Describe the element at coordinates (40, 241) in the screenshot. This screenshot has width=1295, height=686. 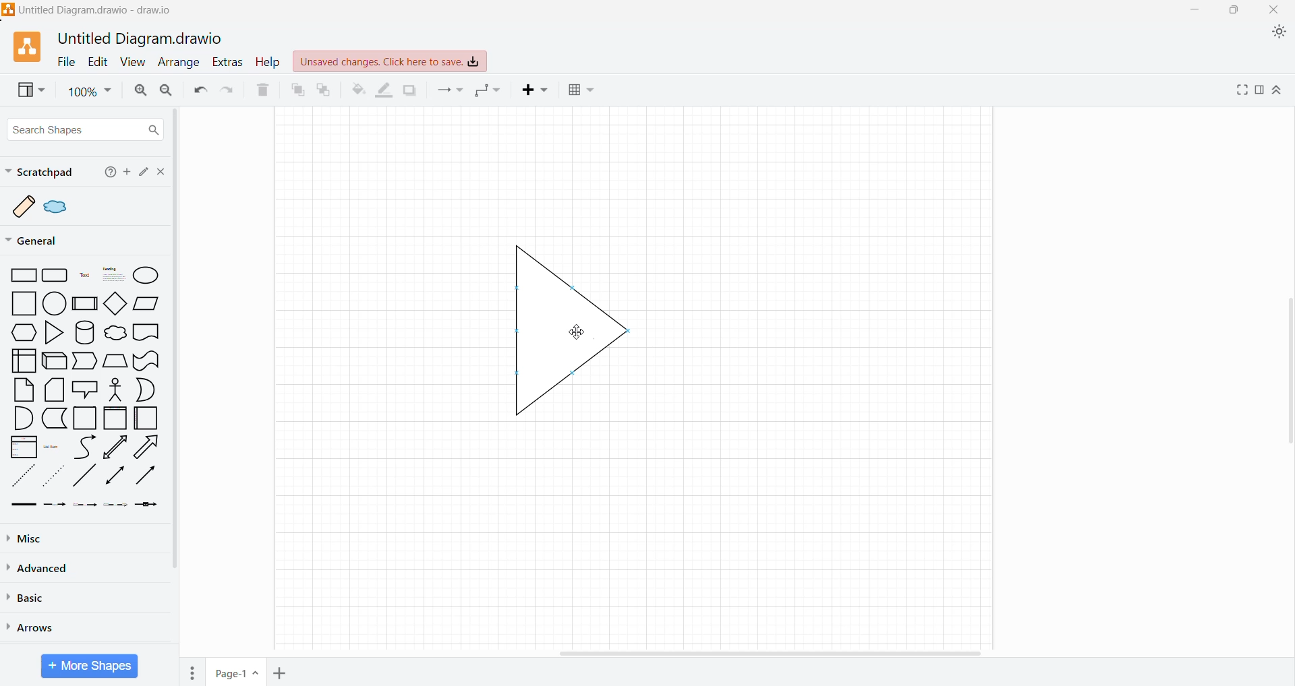
I see `General ` at that location.